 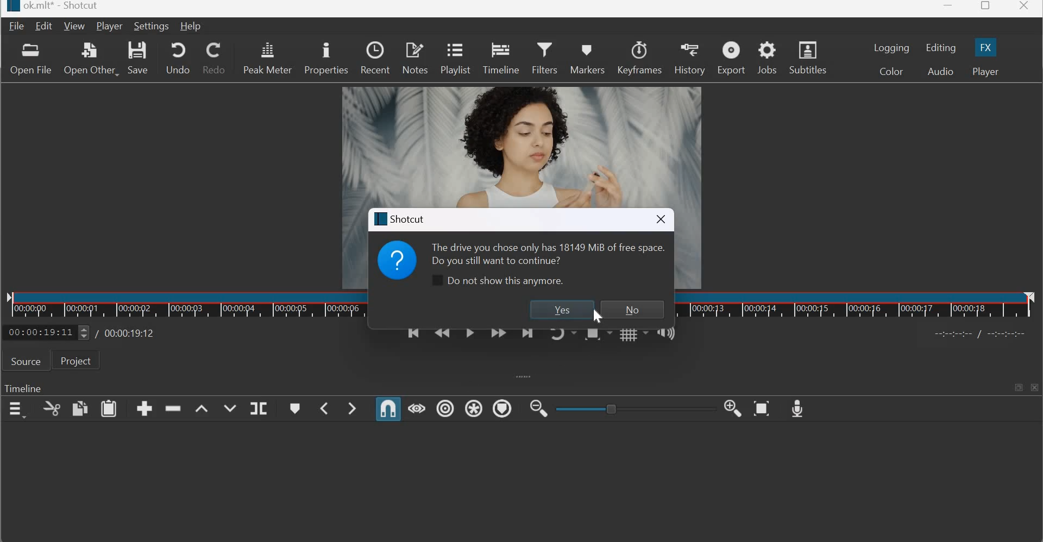 I want to click on Show the volume control, so click(x=666, y=336).